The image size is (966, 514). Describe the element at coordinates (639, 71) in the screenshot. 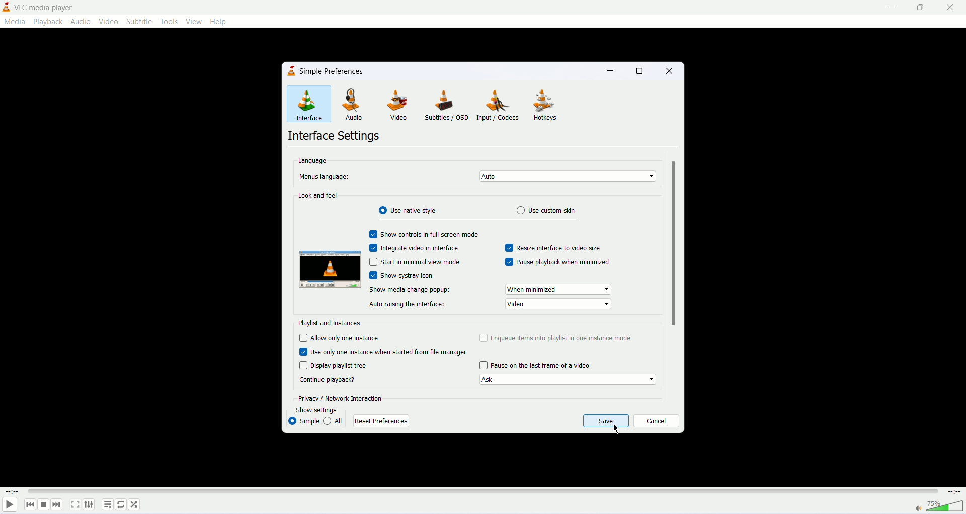

I see `maximize` at that location.